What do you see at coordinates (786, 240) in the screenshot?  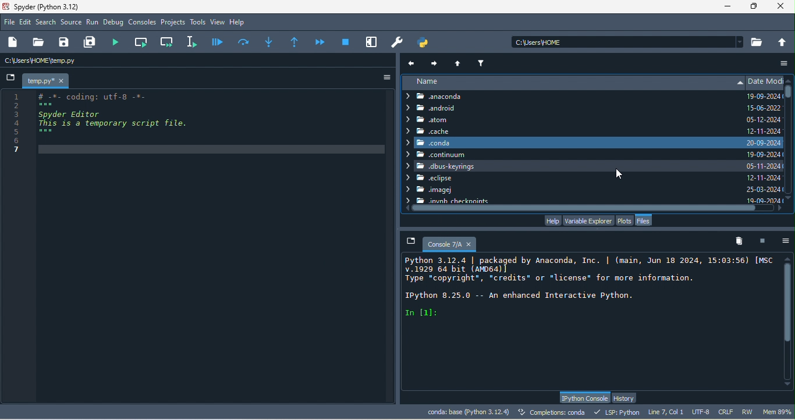 I see `options` at bounding box center [786, 240].